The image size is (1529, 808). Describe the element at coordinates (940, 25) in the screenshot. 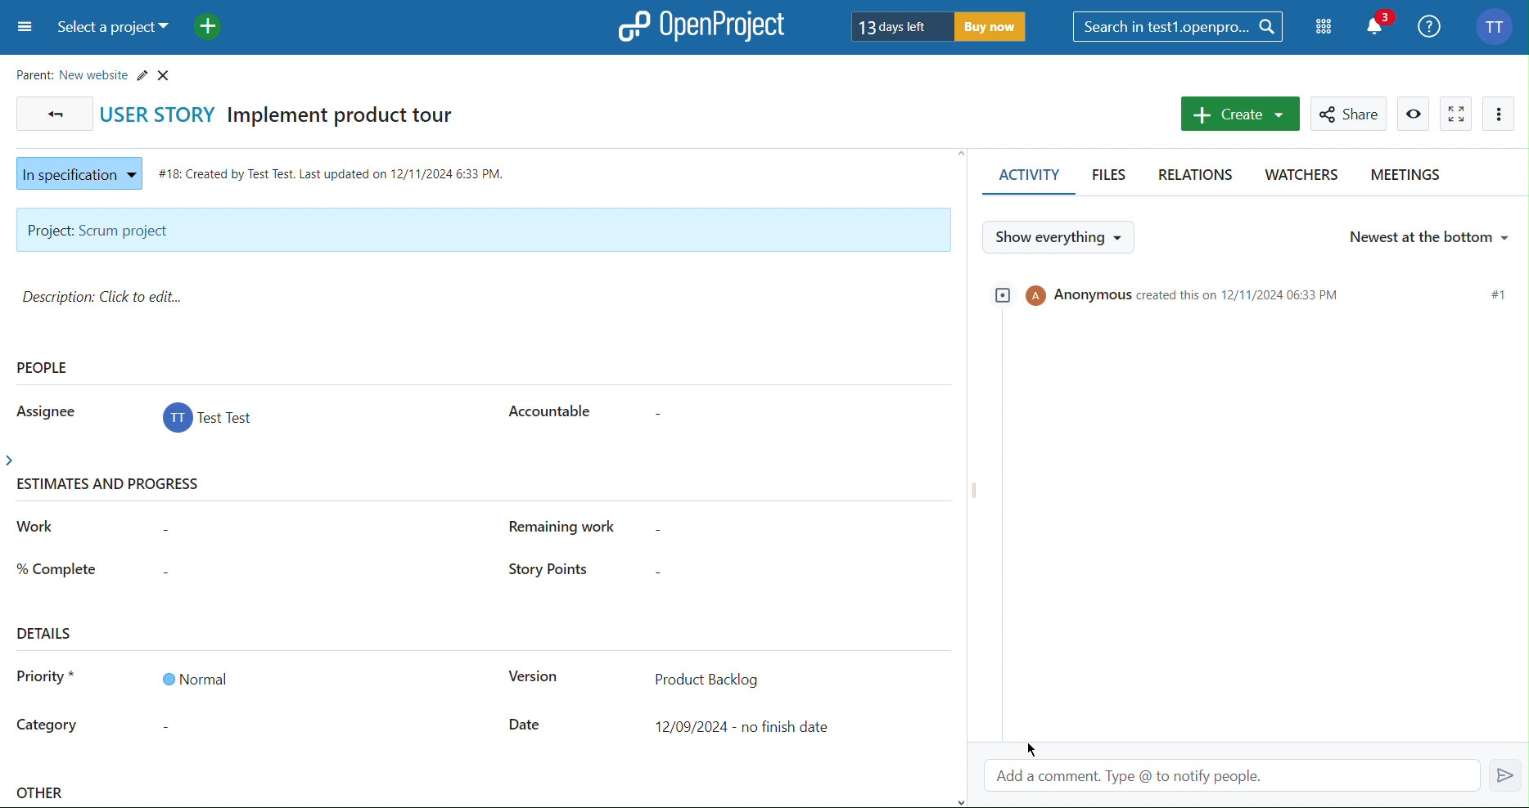

I see `Trial period timer` at that location.